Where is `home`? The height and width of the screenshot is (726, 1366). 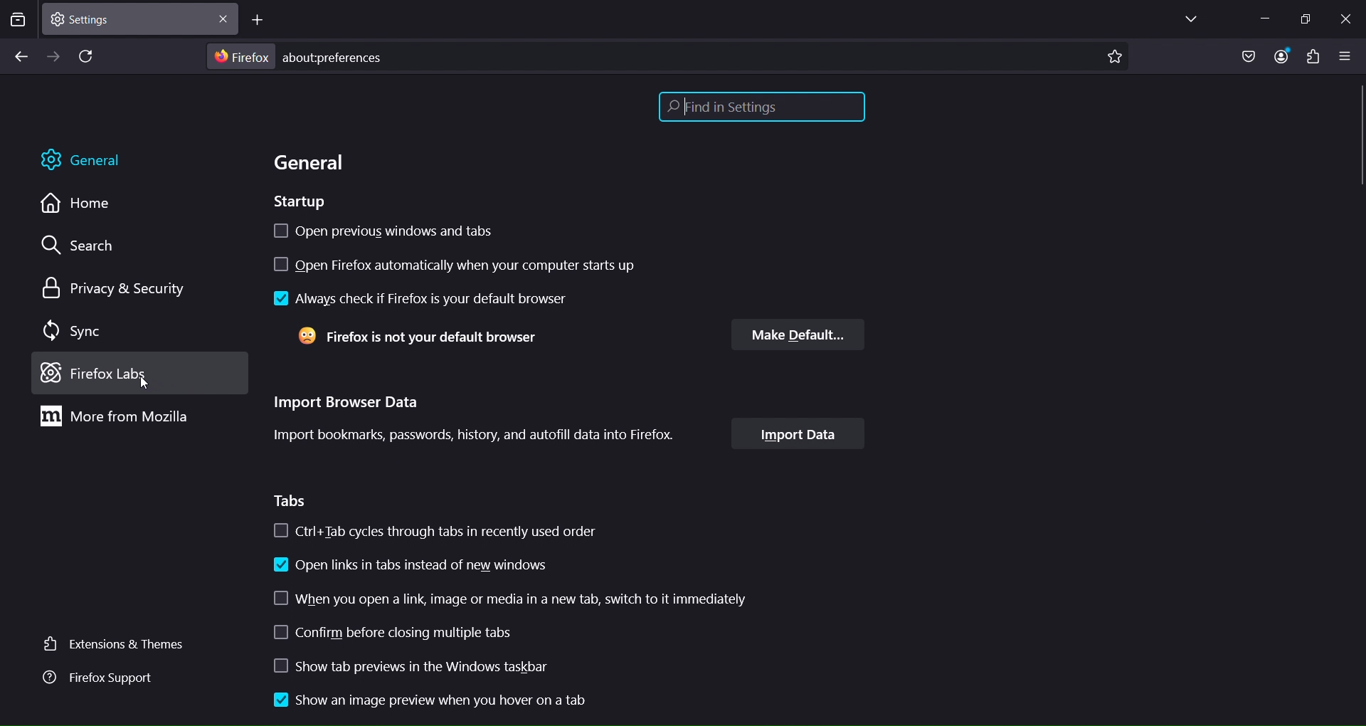 home is located at coordinates (78, 205).